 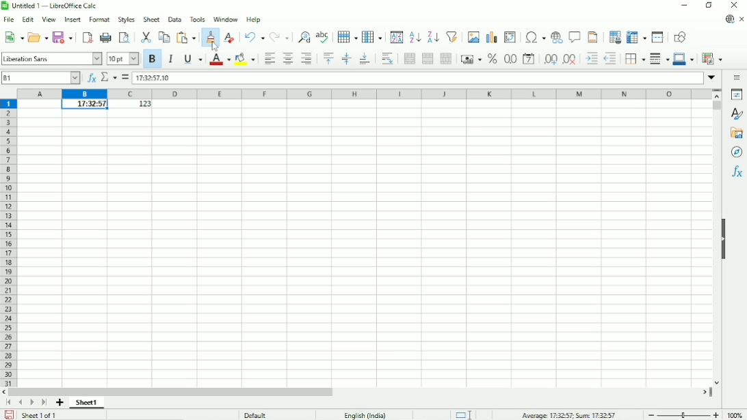 I want to click on Insert, so click(x=72, y=21).